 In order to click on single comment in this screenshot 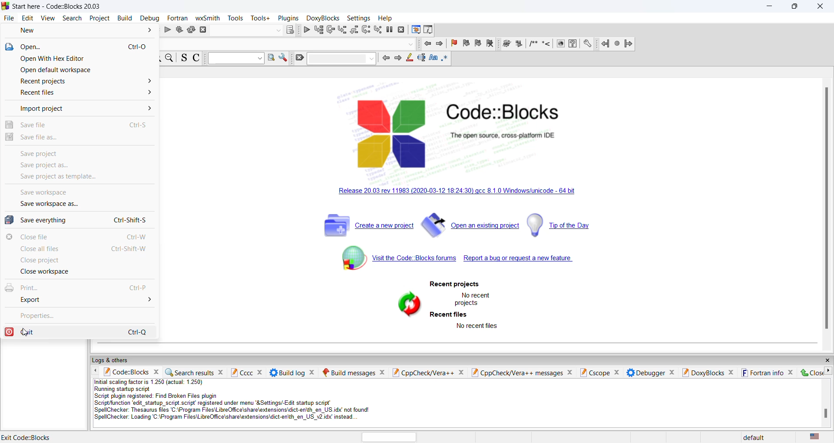, I will do `click(546, 45)`.